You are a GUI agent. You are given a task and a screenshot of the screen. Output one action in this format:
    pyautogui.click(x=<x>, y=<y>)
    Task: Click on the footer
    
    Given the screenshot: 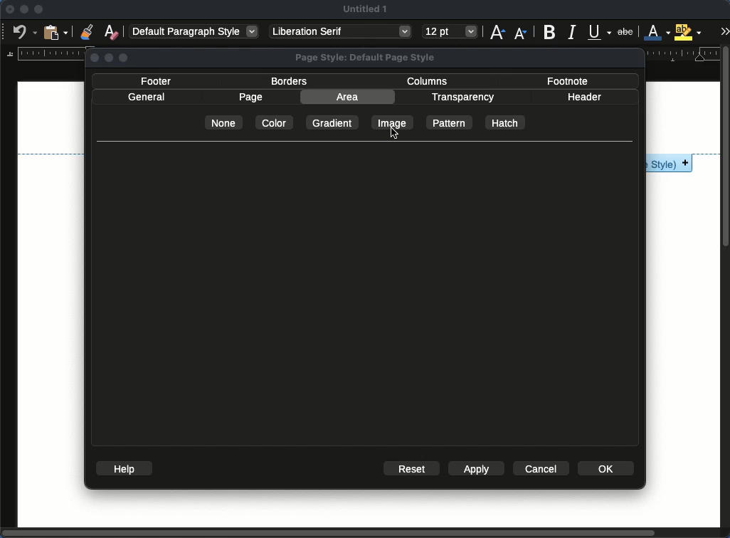 What is the action you would take?
    pyautogui.click(x=158, y=82)
    